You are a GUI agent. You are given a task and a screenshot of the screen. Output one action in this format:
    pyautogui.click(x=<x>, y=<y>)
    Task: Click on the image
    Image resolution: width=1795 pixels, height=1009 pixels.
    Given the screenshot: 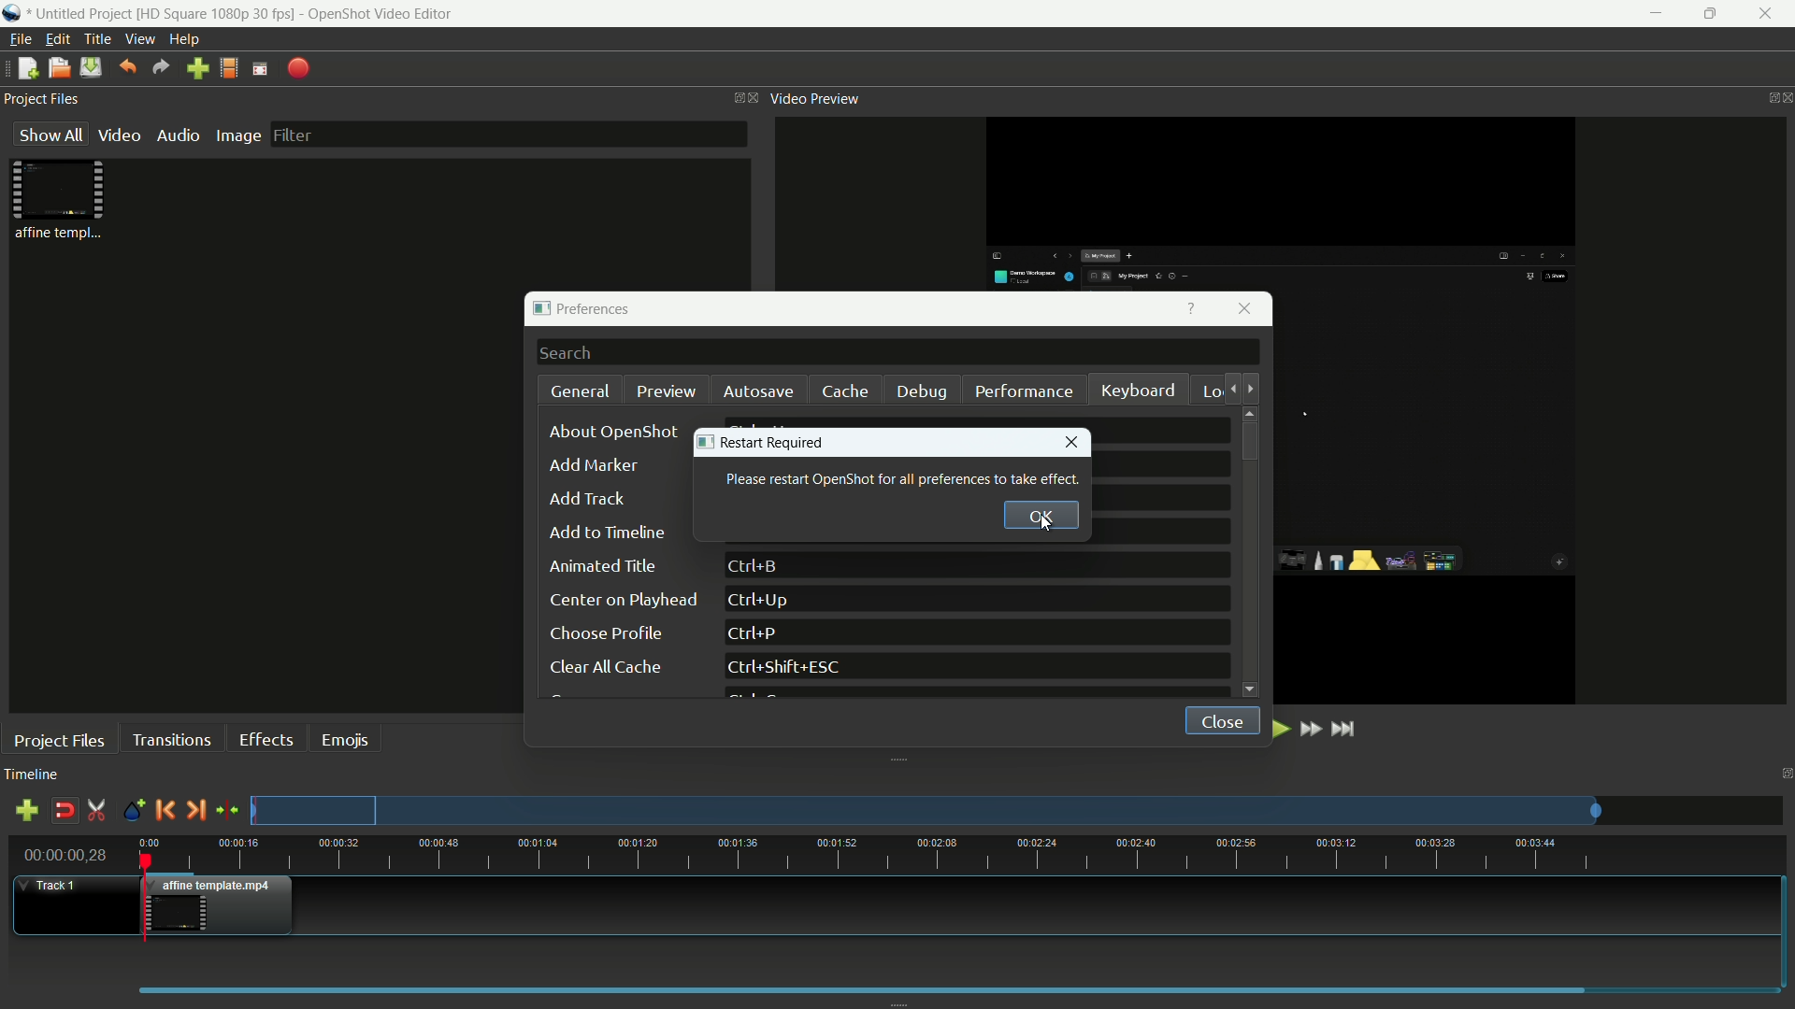 What is the action you would take?
    pyautogui.click(x=237, y=135)
    